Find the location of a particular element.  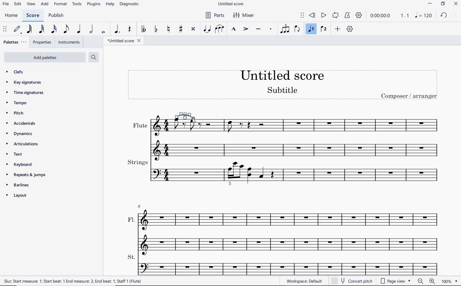

help is located at coordinates (110, 4).